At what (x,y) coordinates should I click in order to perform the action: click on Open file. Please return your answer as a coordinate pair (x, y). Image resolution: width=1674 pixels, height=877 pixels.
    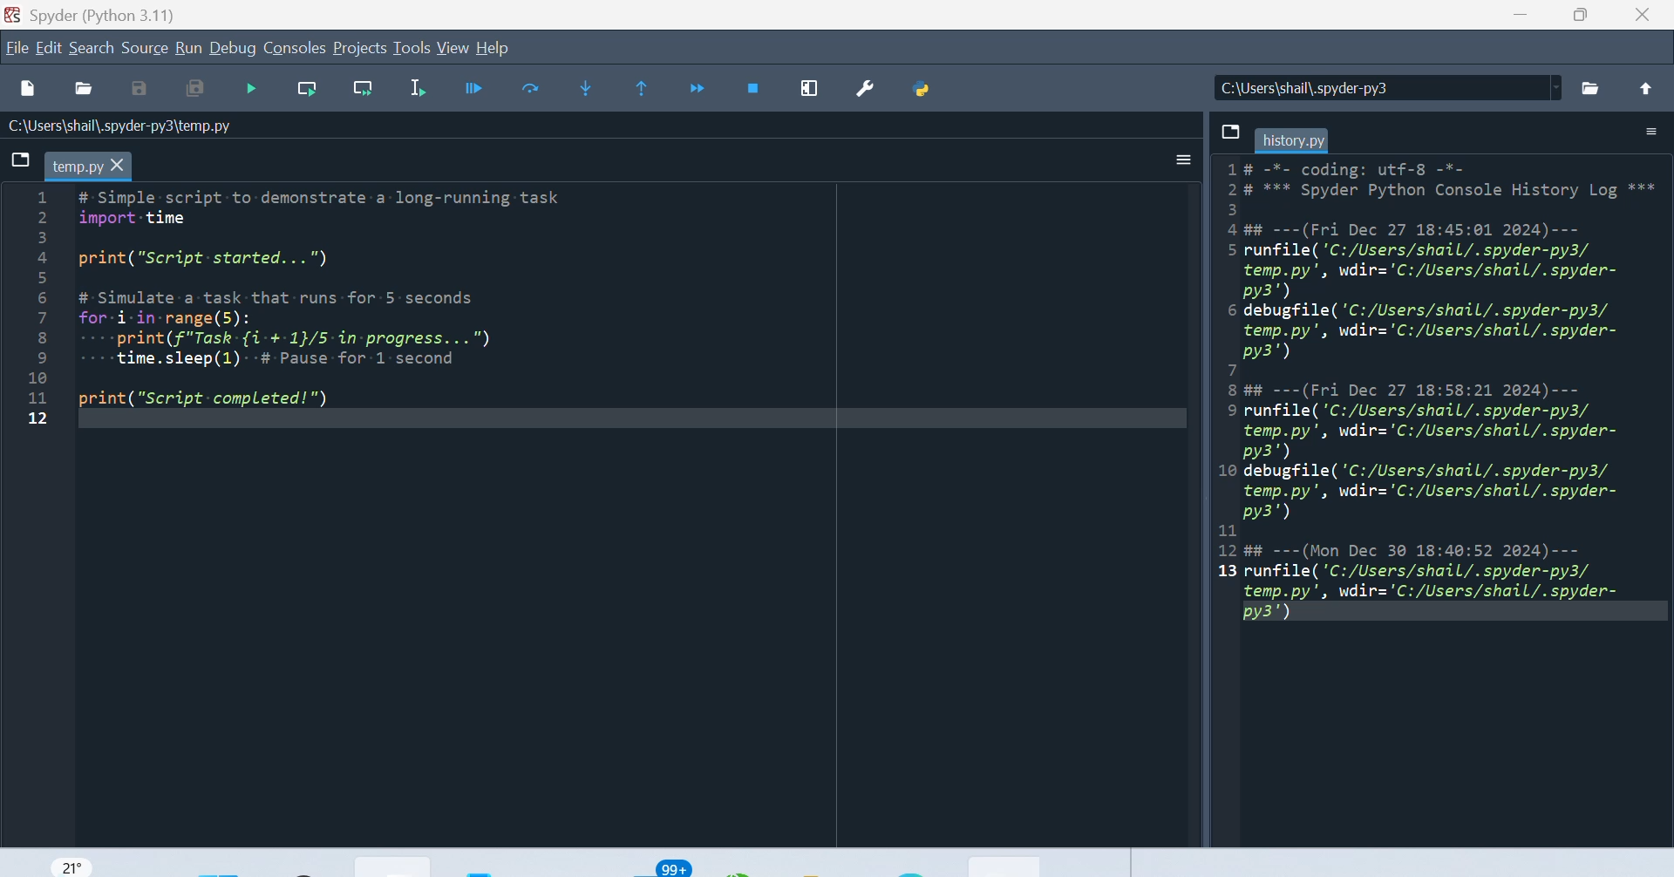
    Looking at the image, I should click on (85, 90).